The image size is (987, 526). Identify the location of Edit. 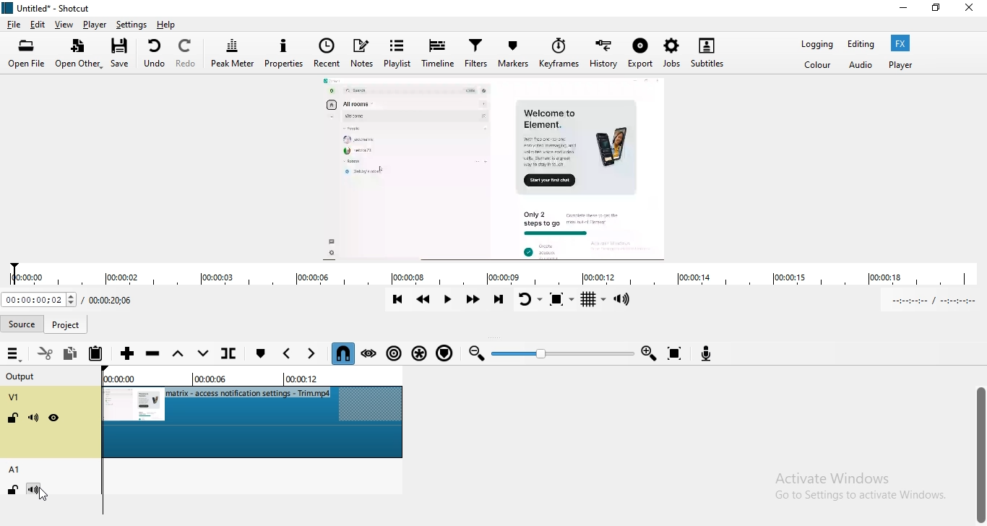
(38, 25).